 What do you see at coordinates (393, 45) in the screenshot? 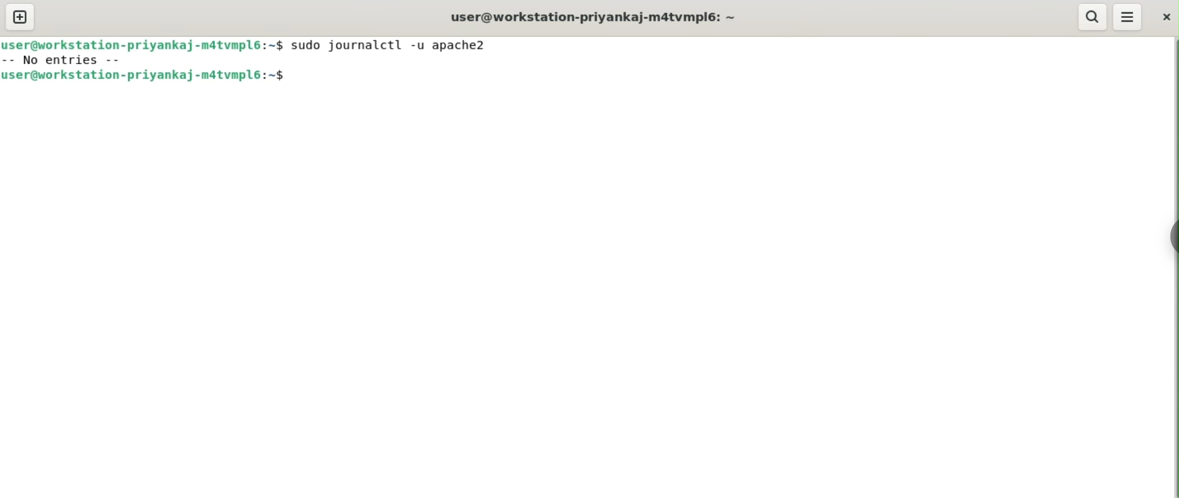
I see `sudo journalctl -u apache2` at bounding box center [393, 45].